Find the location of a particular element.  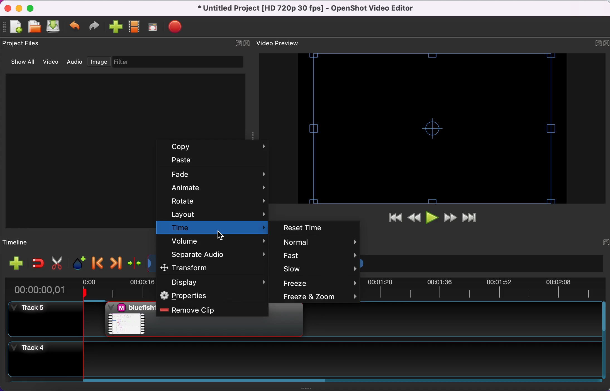

normal is located at coordinates (319, 242).